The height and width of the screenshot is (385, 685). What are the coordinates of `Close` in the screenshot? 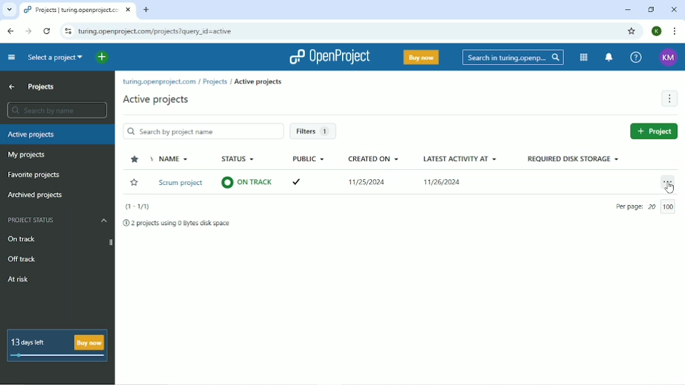 It's located at (674, 9).